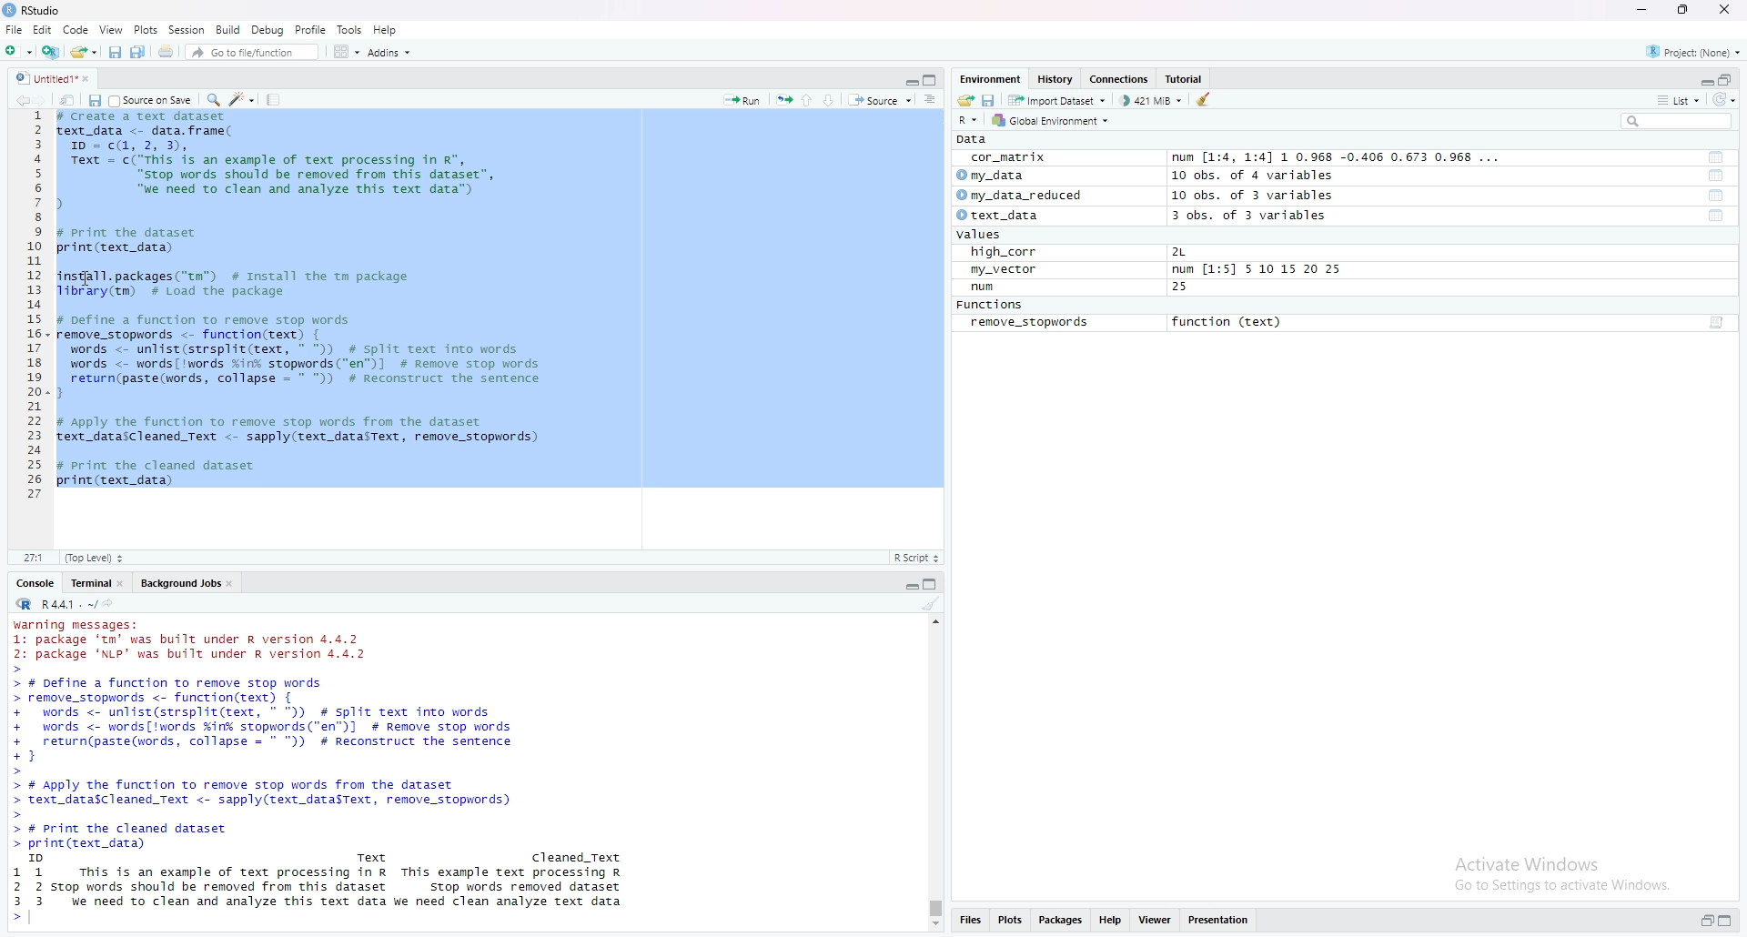  I want to click on save workspace, so click(990, 101).